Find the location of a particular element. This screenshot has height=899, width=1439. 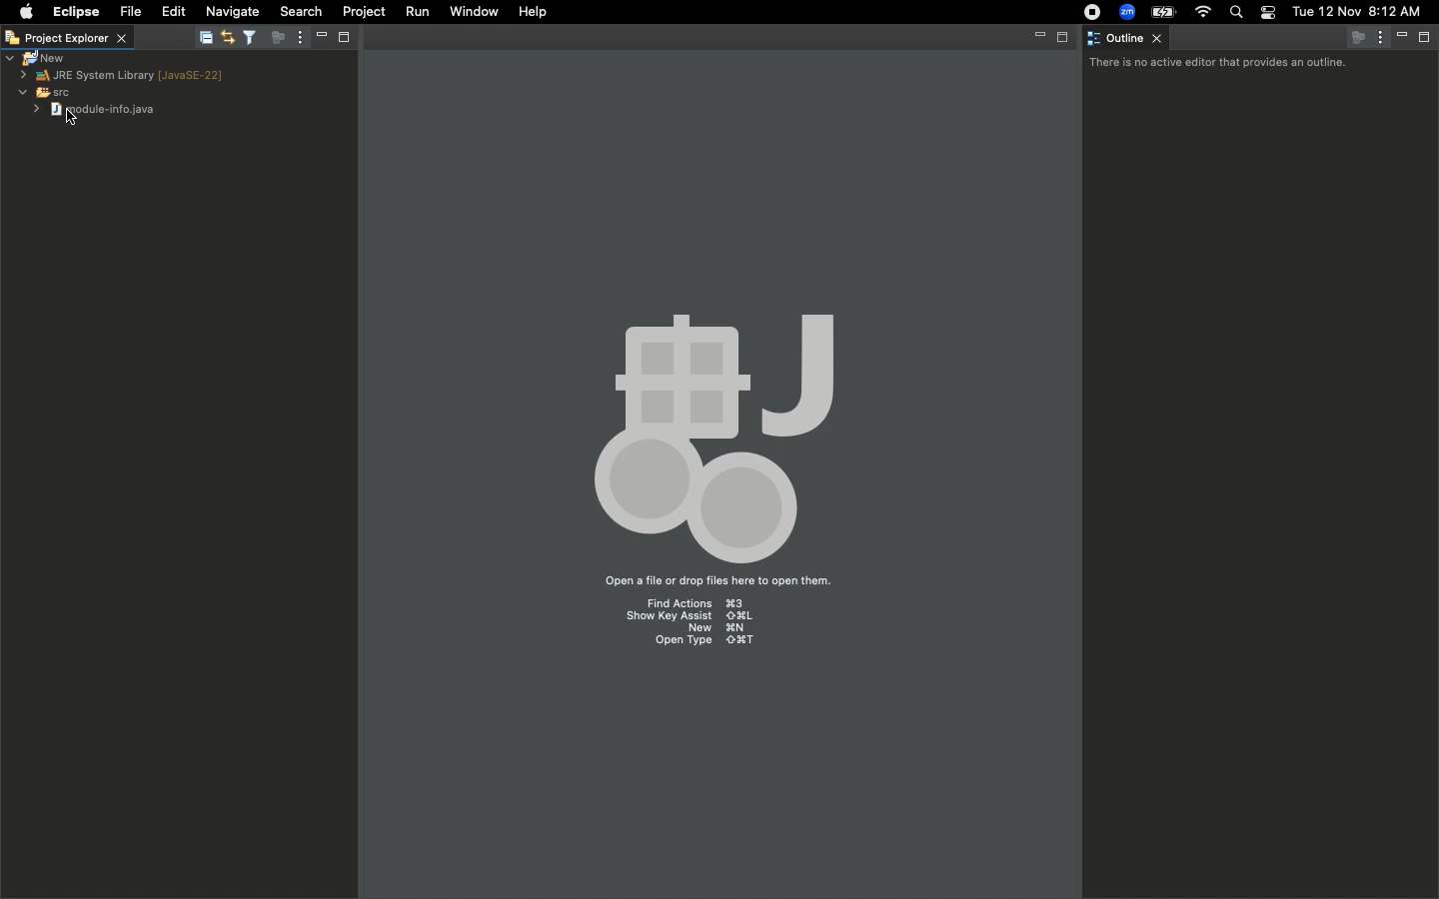

Outline is located at coordinates (1129, 39).